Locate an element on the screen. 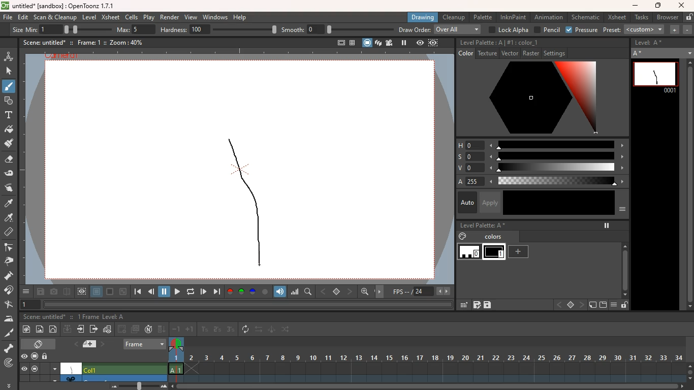  scene: untitled is located at coordinates (43, 317).